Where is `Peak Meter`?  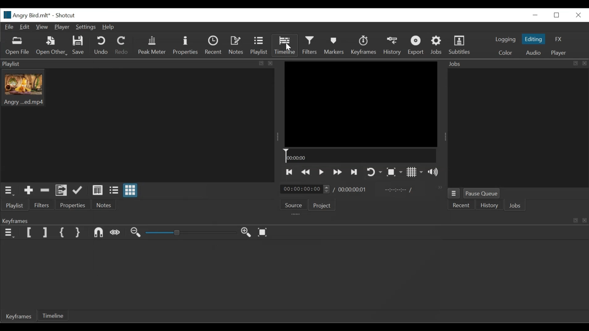 Peak Meter is located at coordinates (152, 46).